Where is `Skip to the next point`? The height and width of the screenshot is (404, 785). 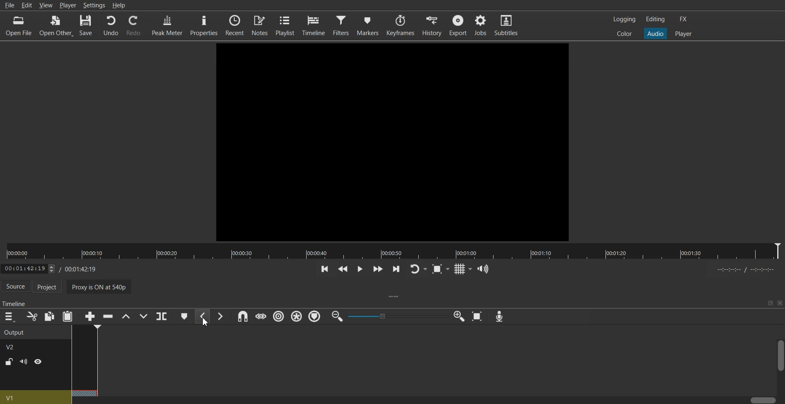
Skip to the next point is located at coordinates (395, 269).